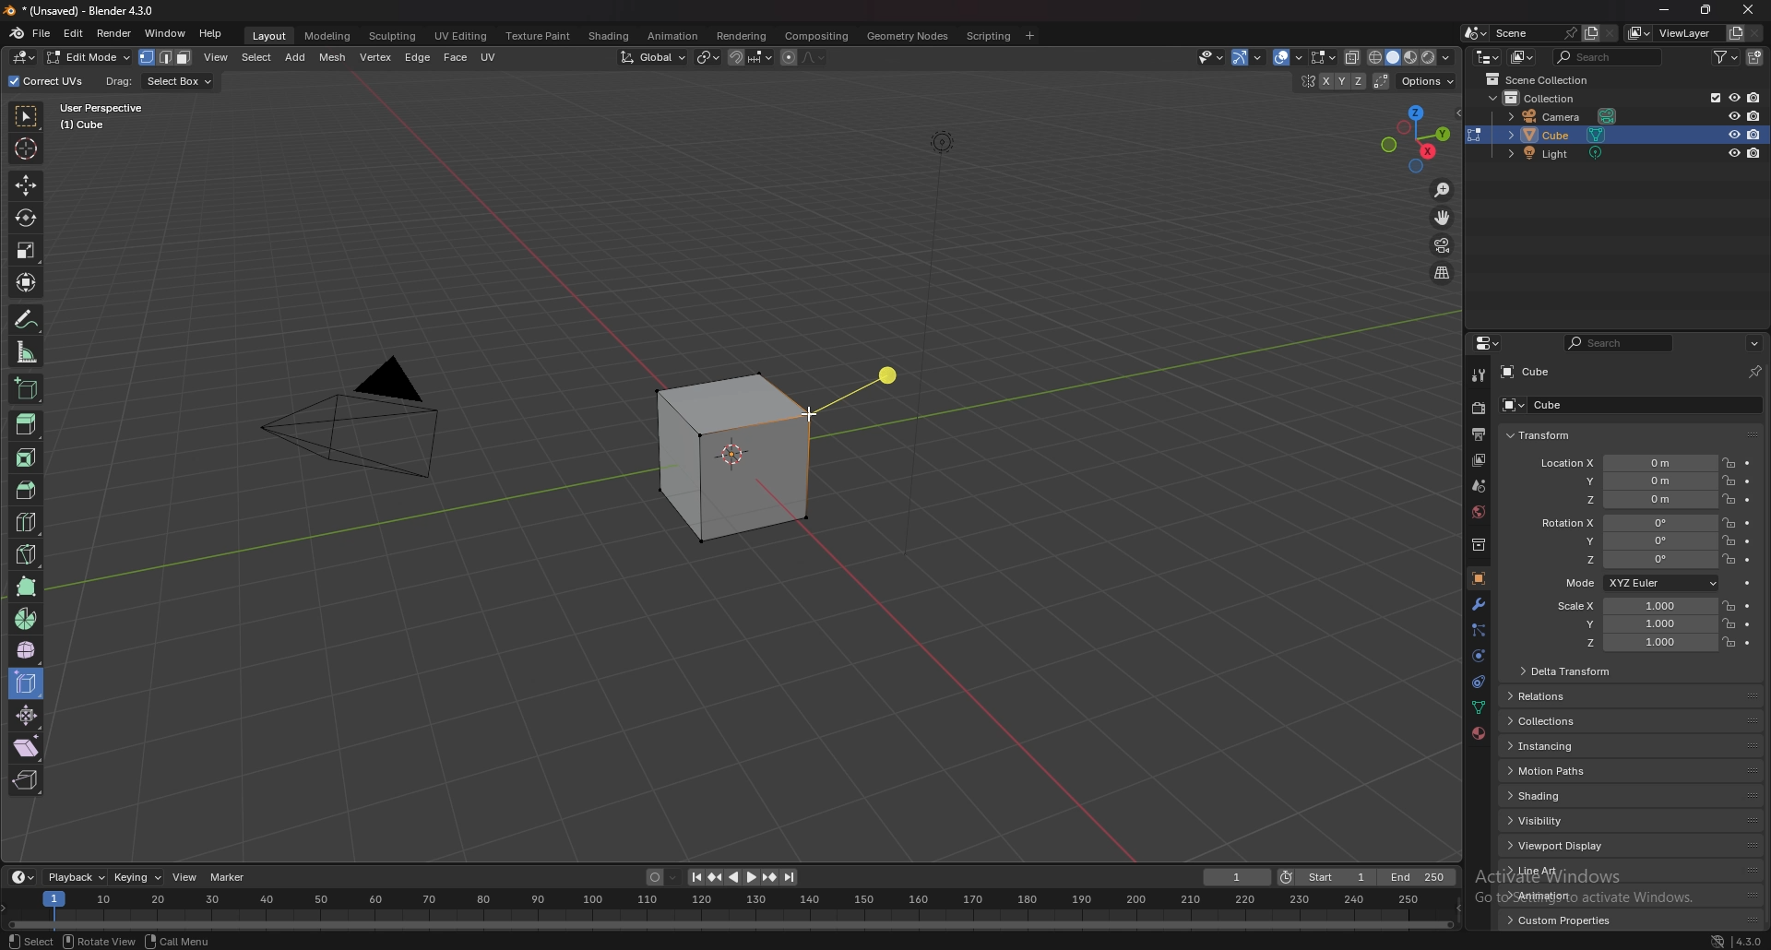 This screenshot has height=950, width=1771. What do you see at coordinates (1474, 135) in the screenshot?
I see `change object` at bounding box center [1474, 135].